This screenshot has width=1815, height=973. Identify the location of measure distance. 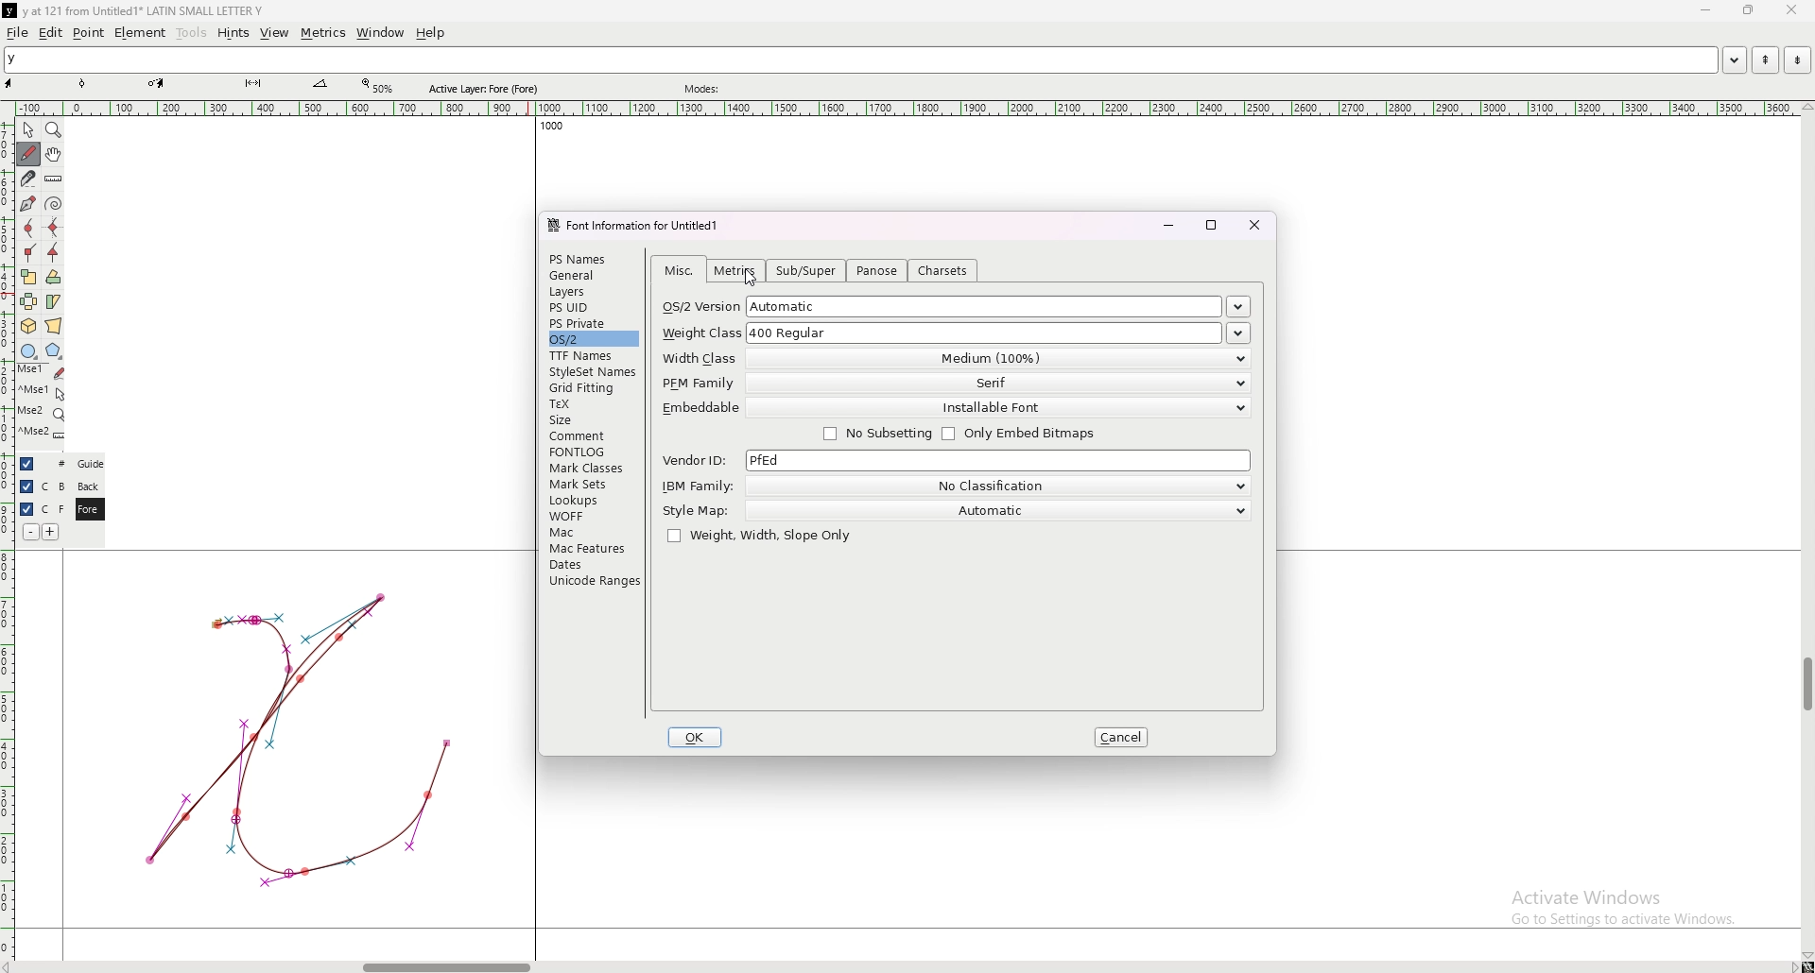
(54, 180).